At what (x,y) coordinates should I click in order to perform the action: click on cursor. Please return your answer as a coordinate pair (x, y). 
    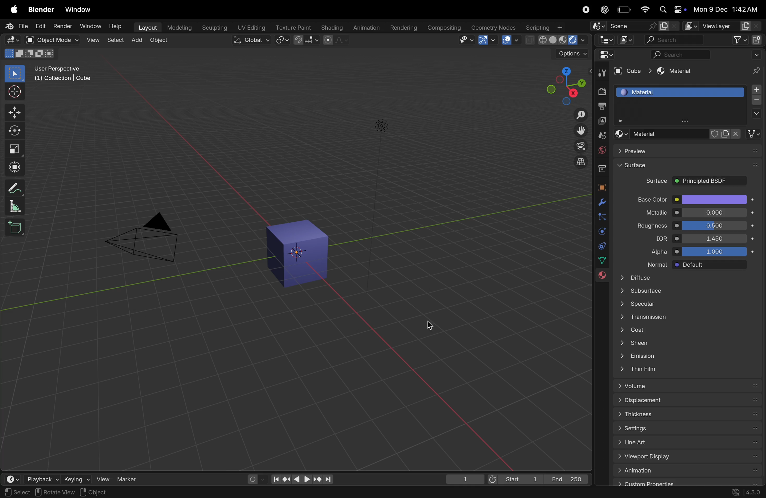
    Looking at the image, I should click on (708, 203).